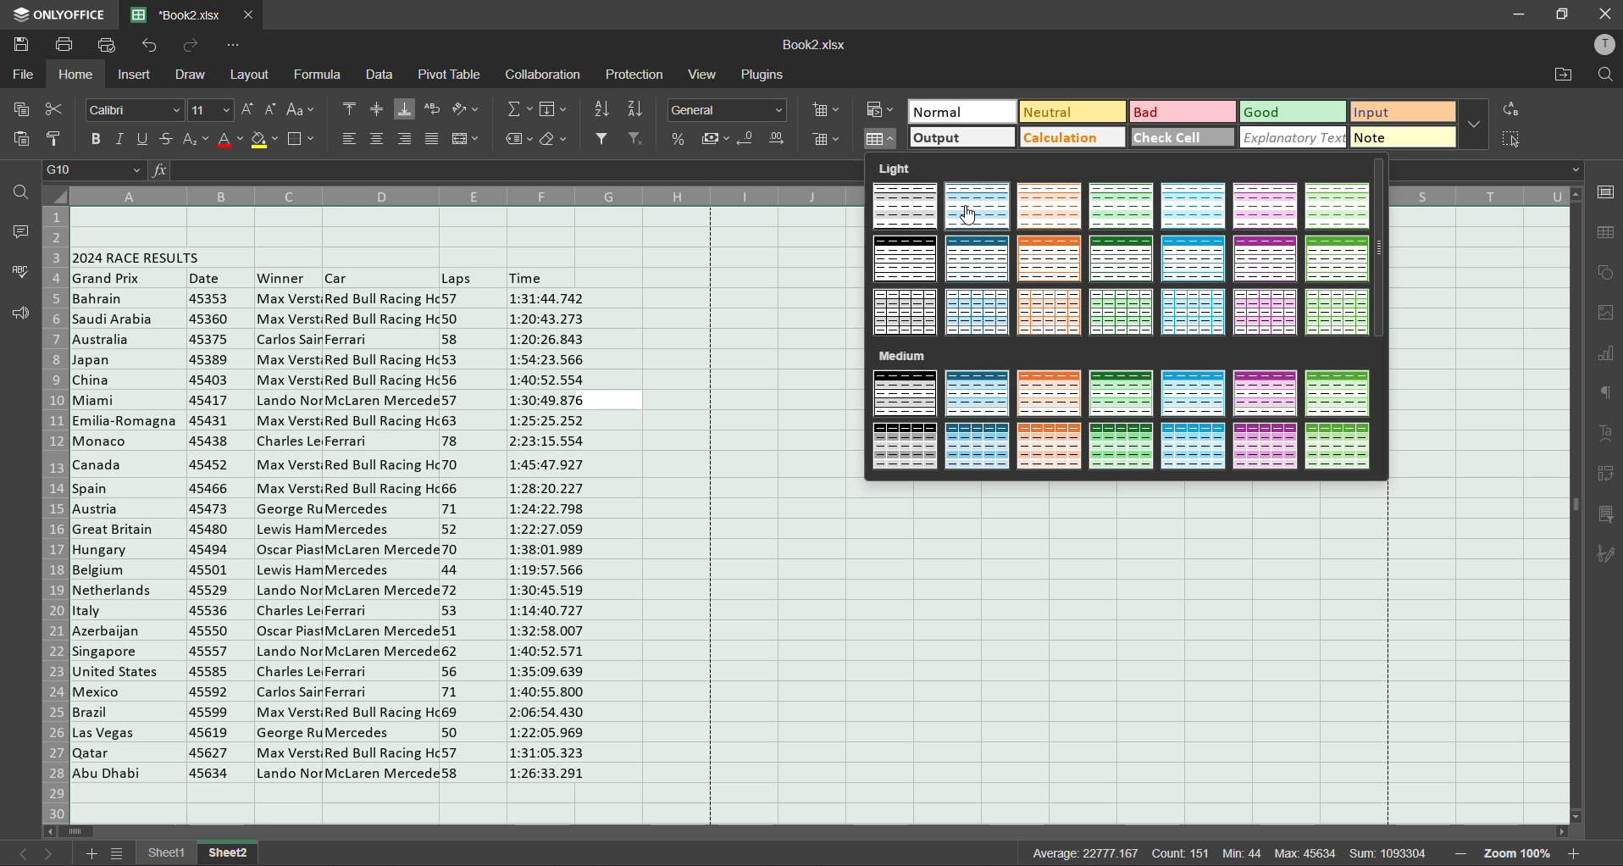  I want to click on slicer, so click(1607, 514).